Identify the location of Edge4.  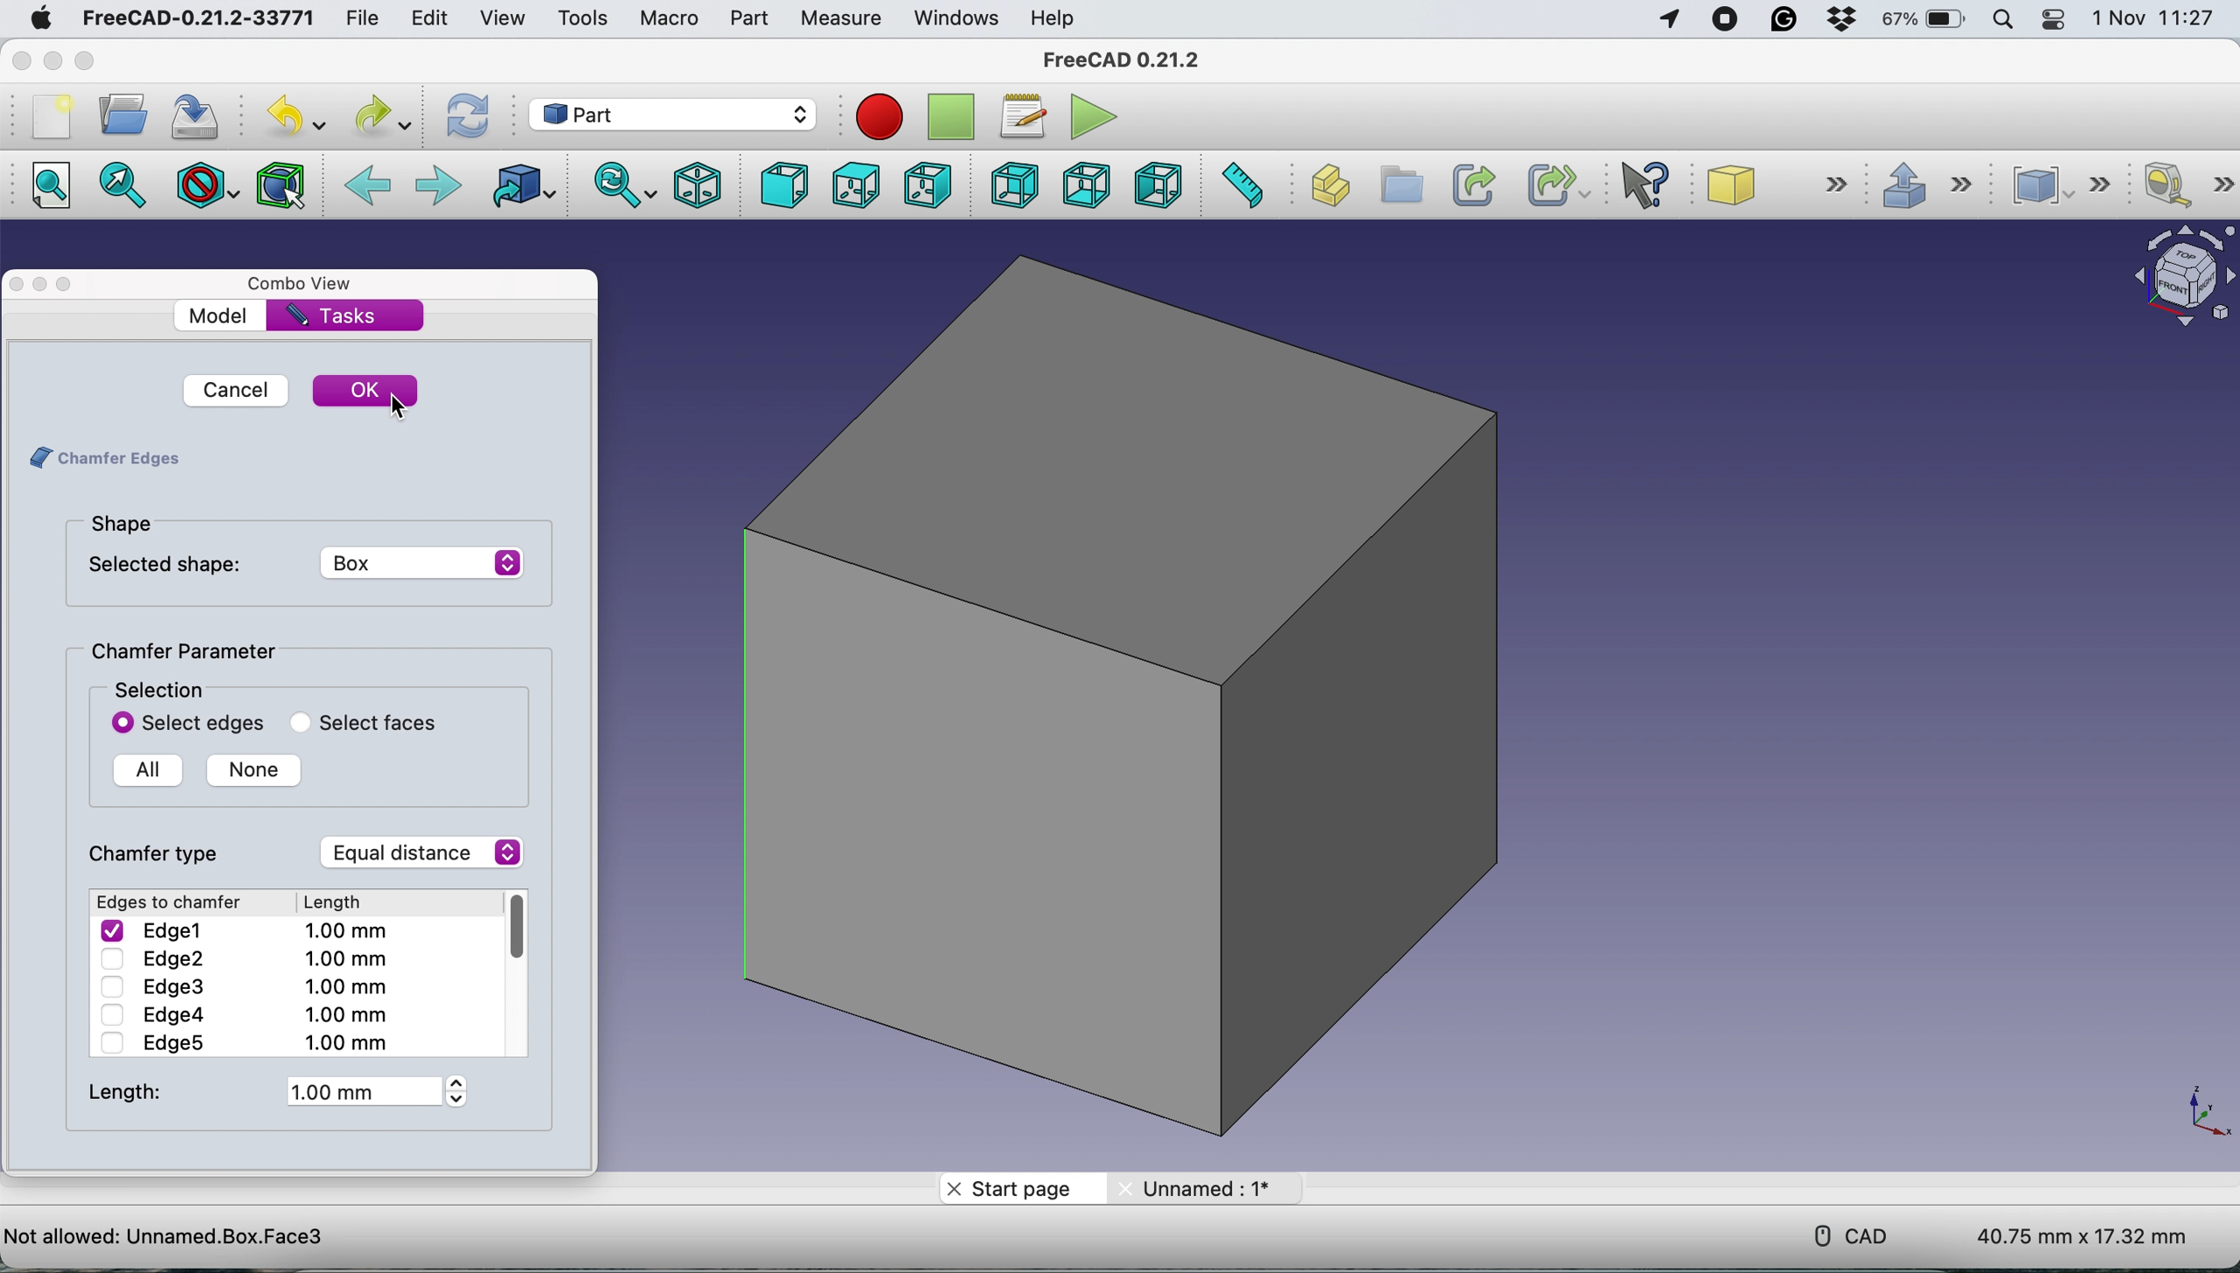
(254, 1012).